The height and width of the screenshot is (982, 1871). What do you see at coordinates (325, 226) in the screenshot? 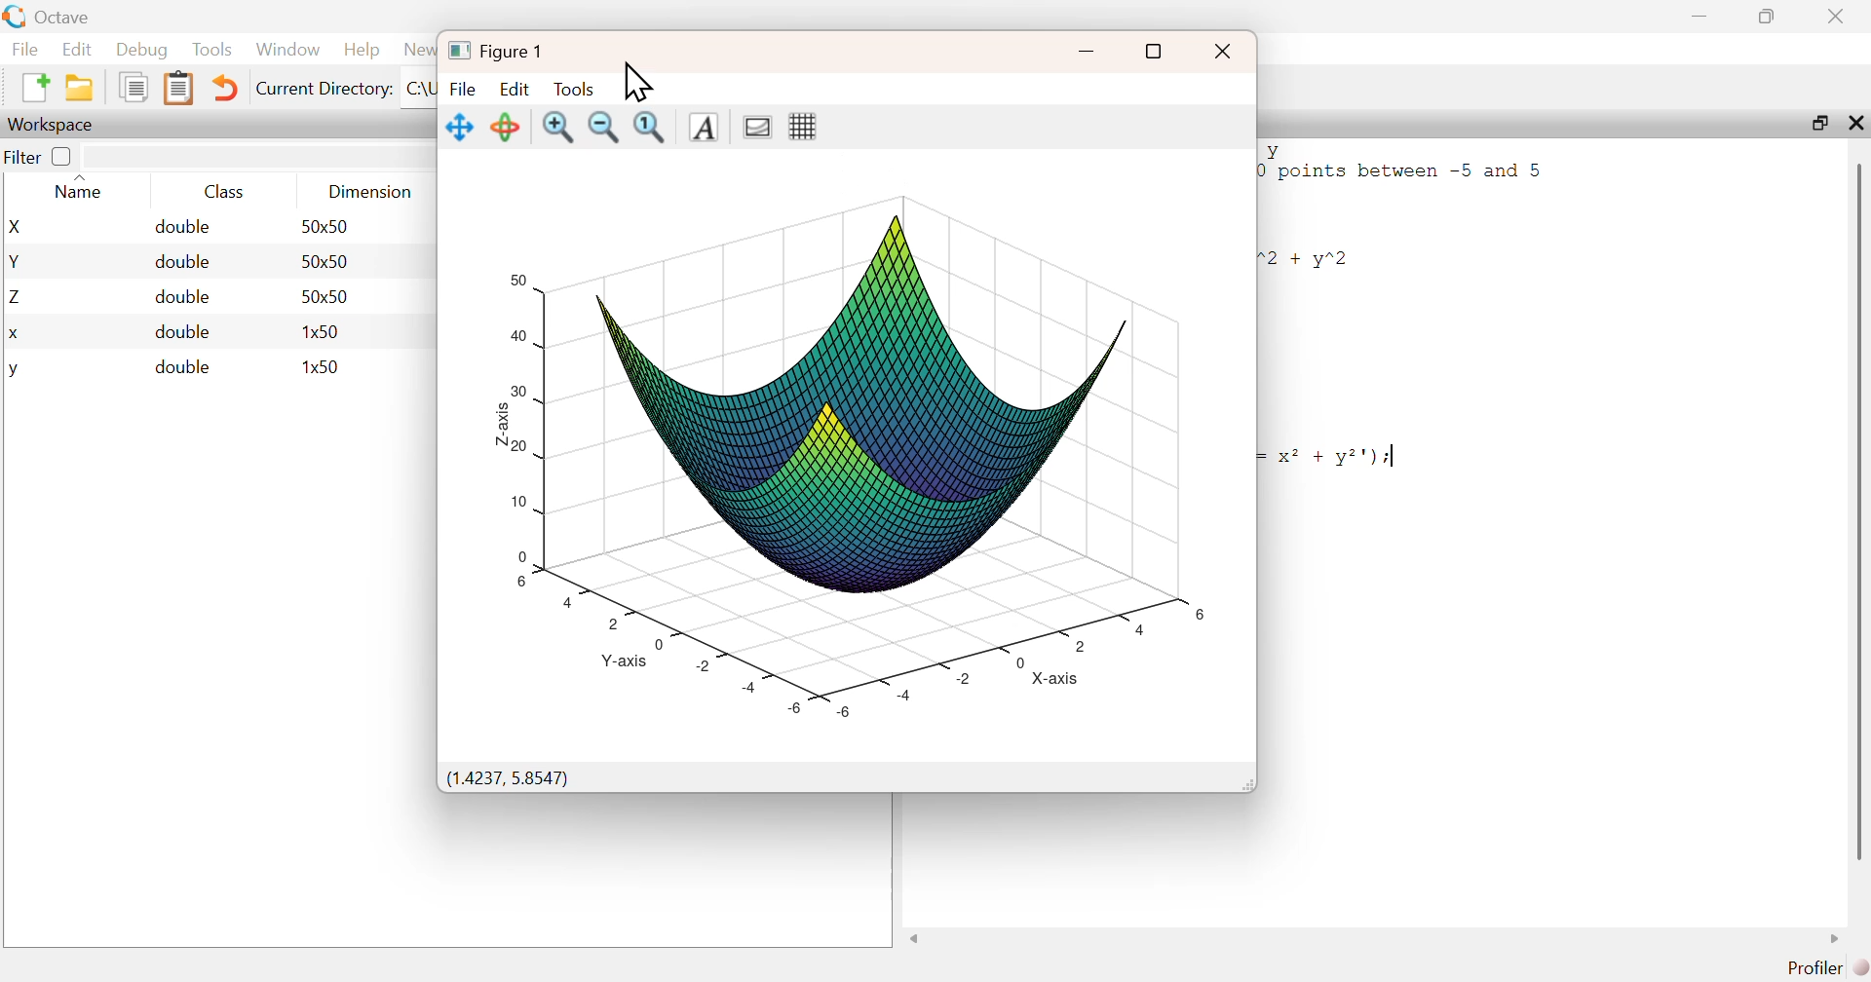
I see `50x50` at bounding box center [325, 226].